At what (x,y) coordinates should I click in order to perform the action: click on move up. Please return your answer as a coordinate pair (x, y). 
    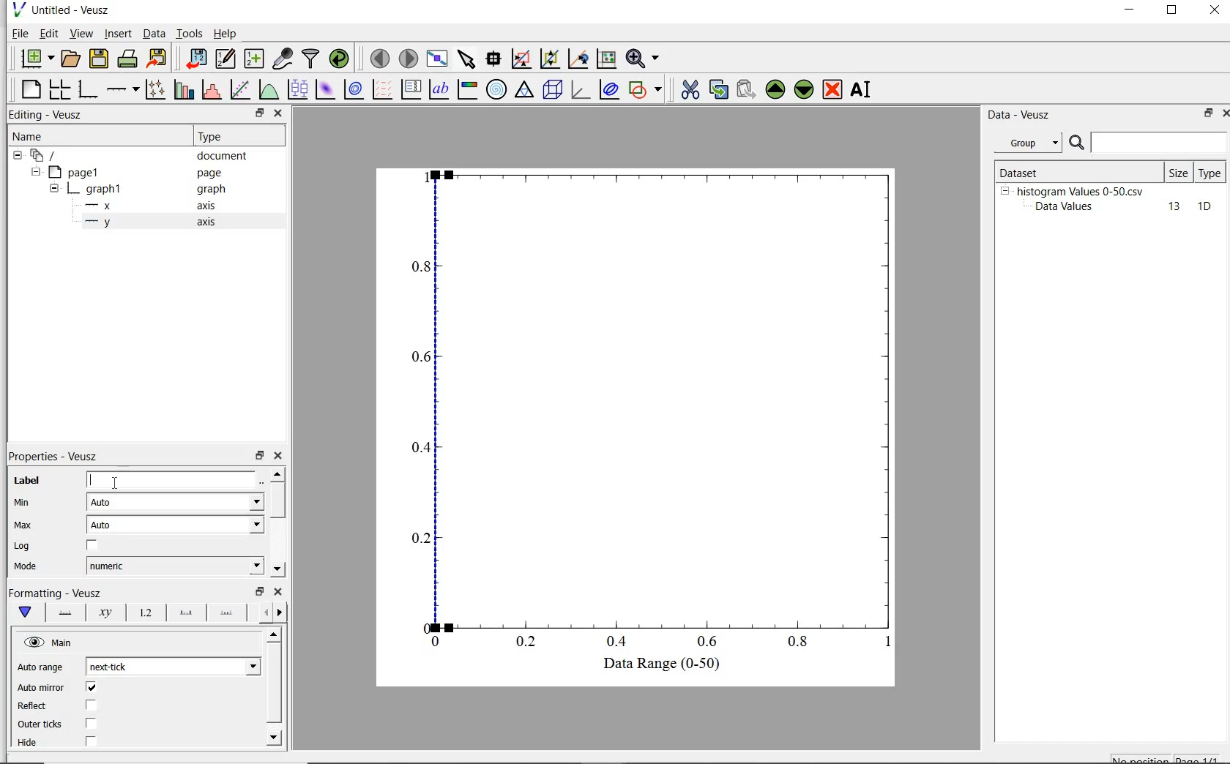
    Looking at the image, I should click on (277, 473).